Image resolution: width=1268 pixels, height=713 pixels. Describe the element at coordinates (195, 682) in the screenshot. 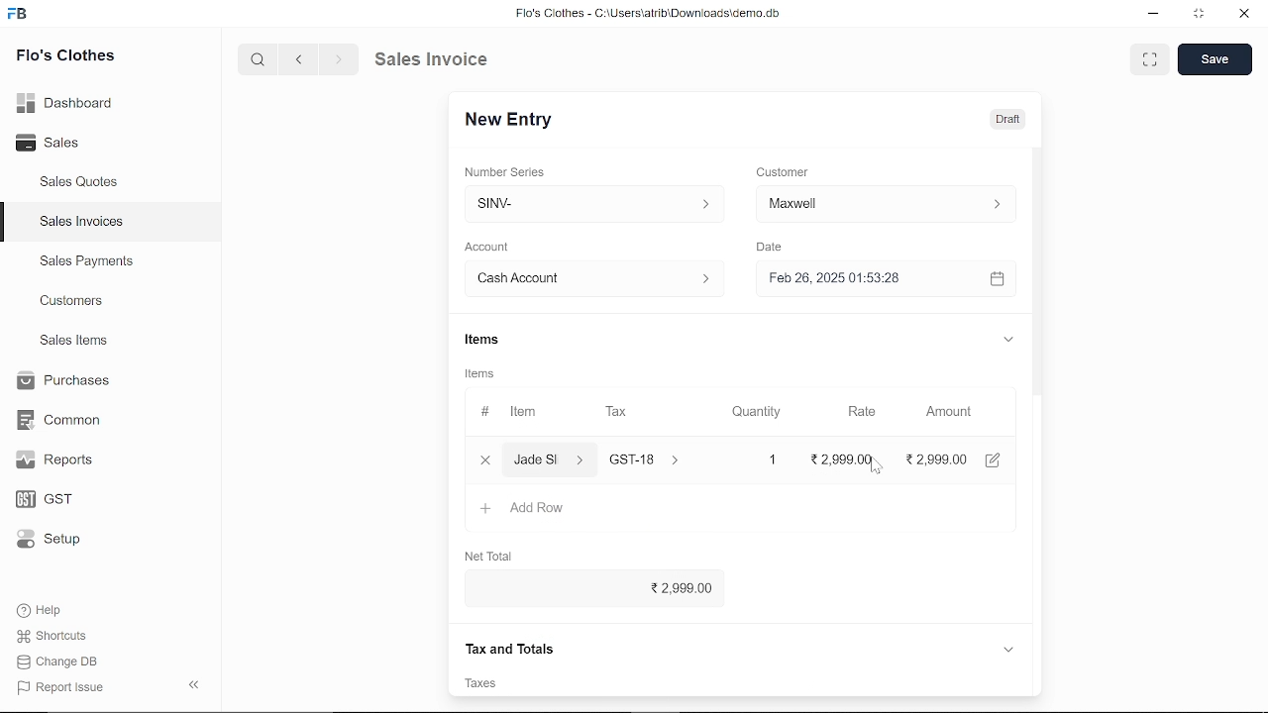

I see `hide` at that location.